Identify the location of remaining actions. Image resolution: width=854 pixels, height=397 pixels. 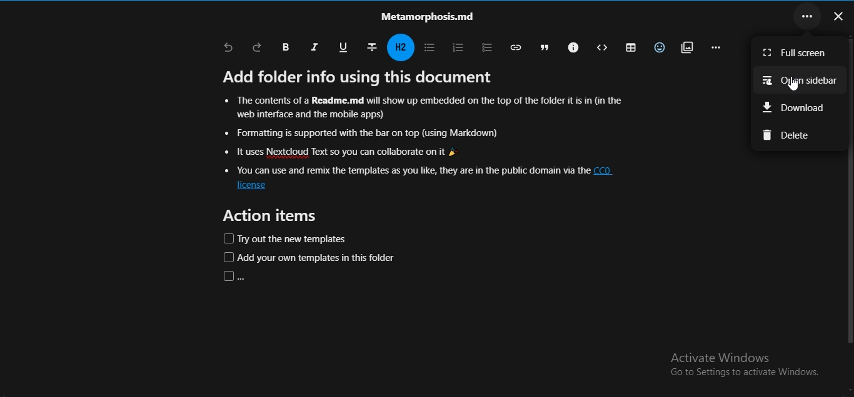
(718, 48).